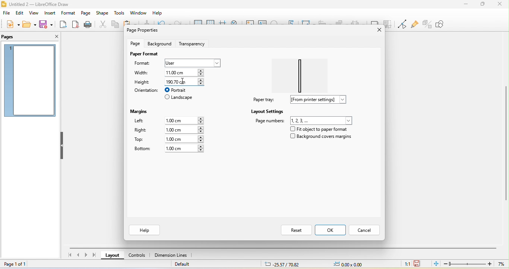  What do you see at coordinates (303, 73) in the screenshot?
I see `paper` at bounding box center [303, 73].